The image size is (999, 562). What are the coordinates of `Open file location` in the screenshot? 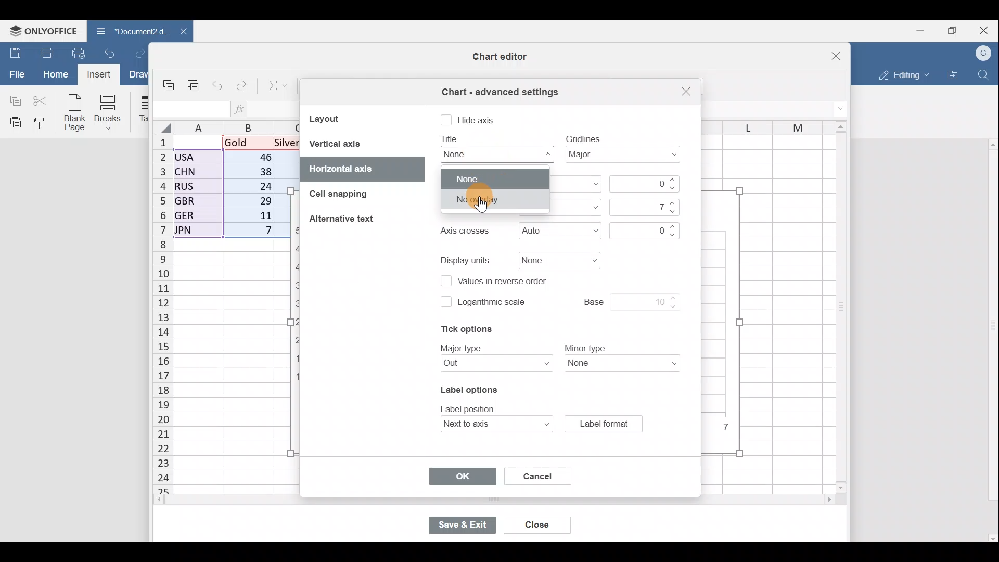 It's located at (953, 75).